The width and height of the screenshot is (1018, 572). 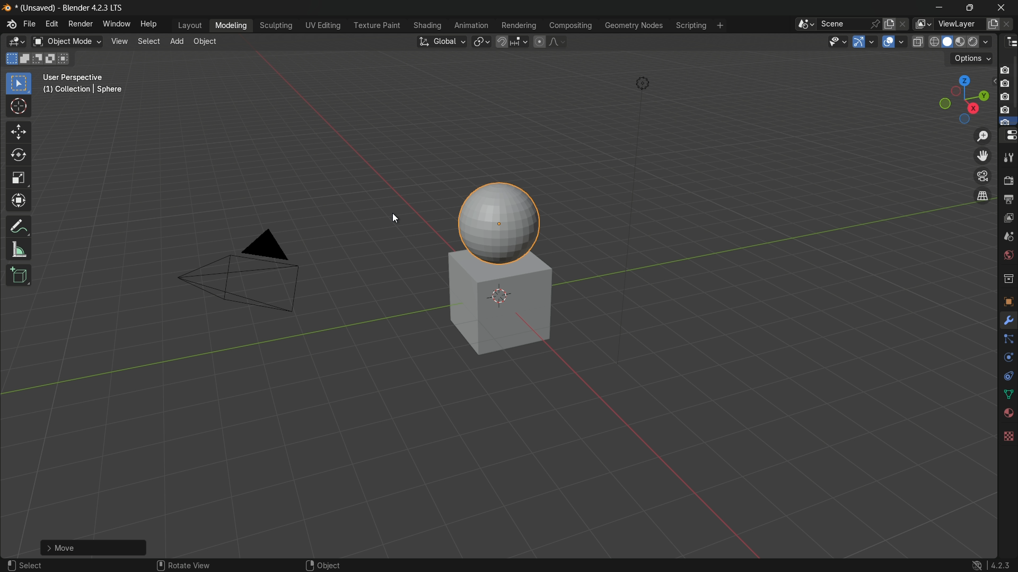 What do you see at coordinates (934, 42) in the screenshot?
I see `wireframe display` at bounding box center [934, 42].